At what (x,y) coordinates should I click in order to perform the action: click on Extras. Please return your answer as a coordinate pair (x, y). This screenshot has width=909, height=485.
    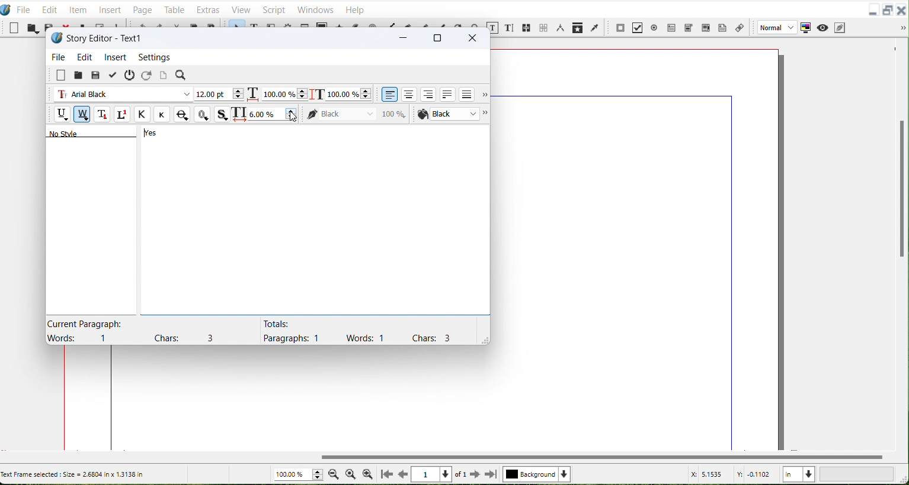
    Looking at the image, I should click on (208, 9).